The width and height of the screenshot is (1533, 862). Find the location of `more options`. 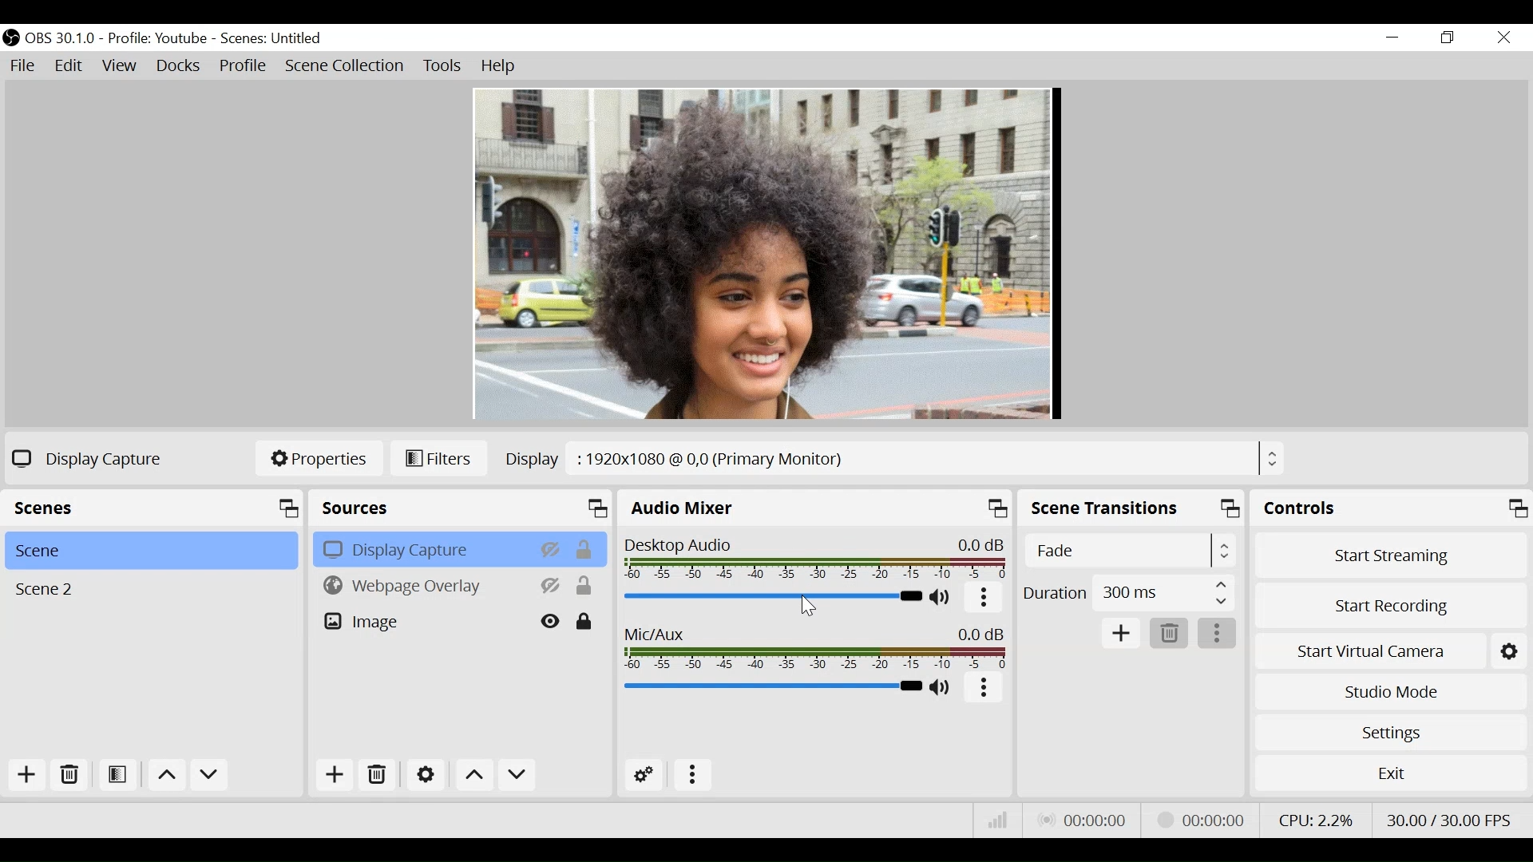

more options is located at coordinates (693, 773).